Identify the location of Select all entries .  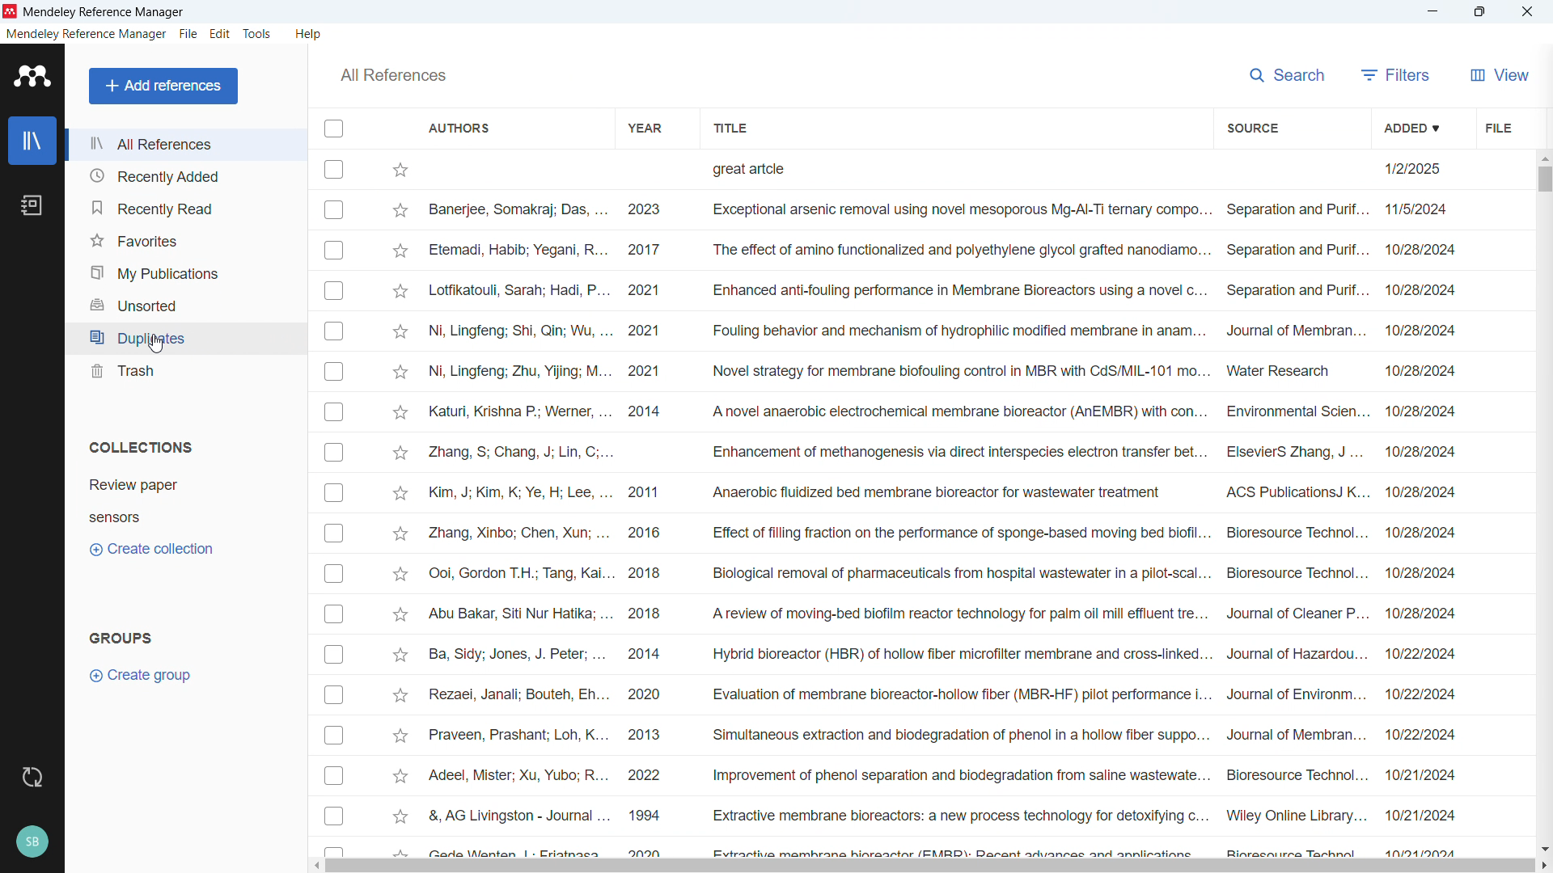
(334, 128).